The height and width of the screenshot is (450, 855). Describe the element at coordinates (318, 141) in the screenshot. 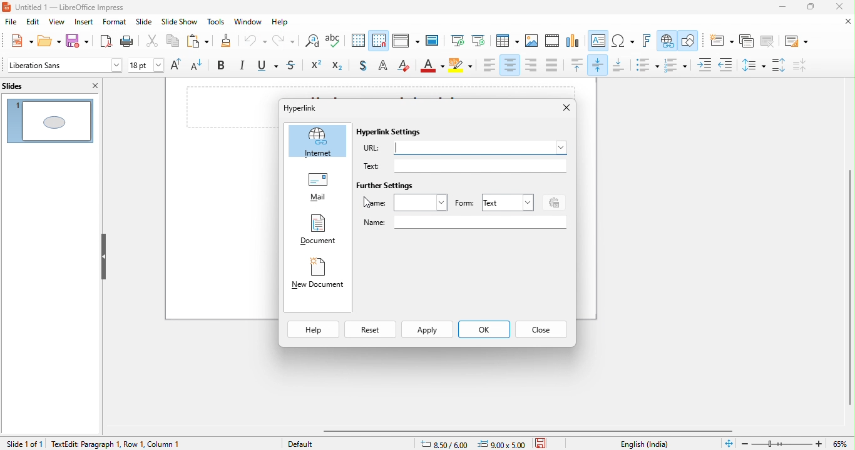

I see `internet` at that location.